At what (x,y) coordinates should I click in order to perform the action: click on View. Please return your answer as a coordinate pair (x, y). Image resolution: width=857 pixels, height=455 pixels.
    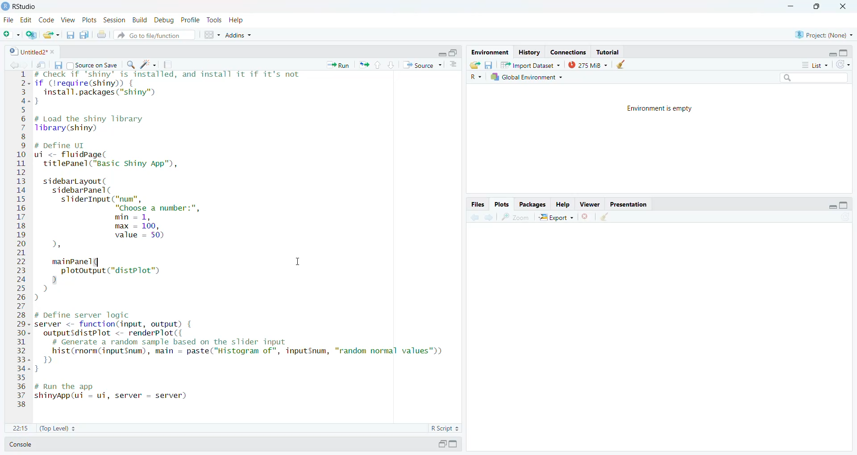
    Looking at the image, I should click on (68, 20).